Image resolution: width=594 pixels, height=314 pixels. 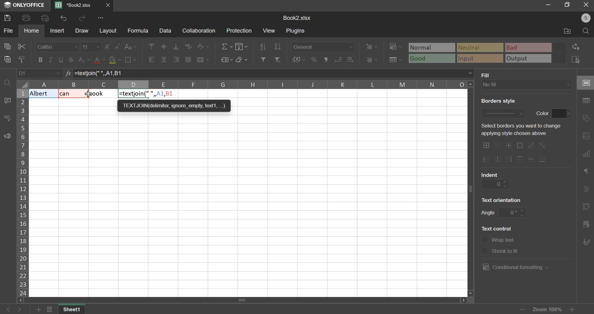 What do you see at coordinates (488, 53) in the screenshot?
I see `type` at bounding box center [488, 53].